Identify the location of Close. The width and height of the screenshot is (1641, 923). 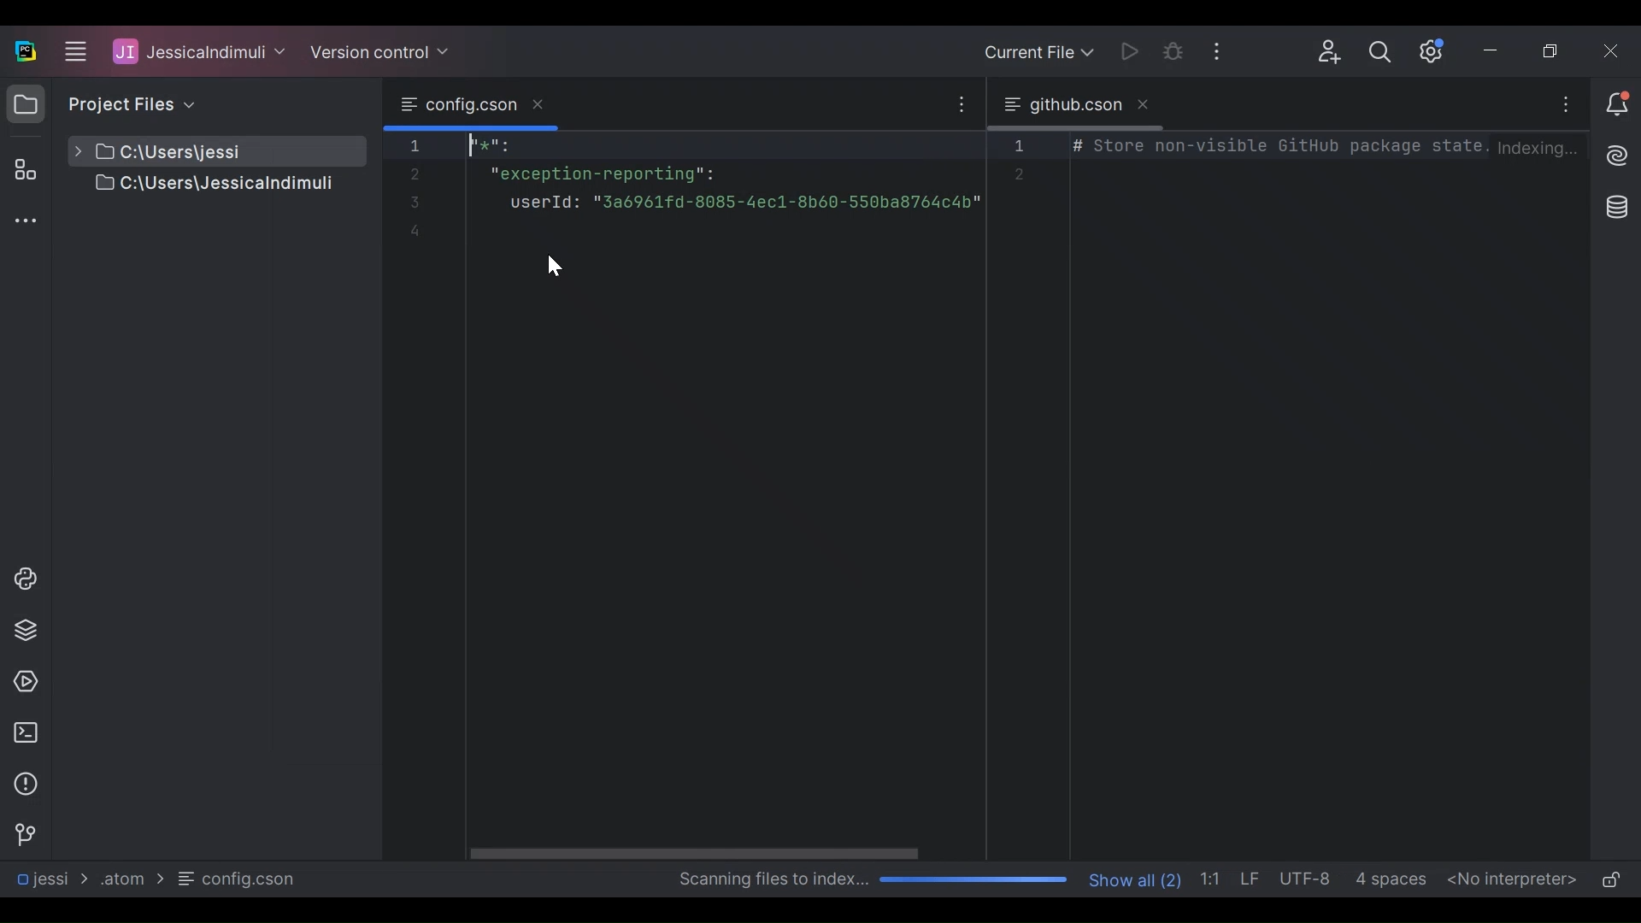
(1614, 50).